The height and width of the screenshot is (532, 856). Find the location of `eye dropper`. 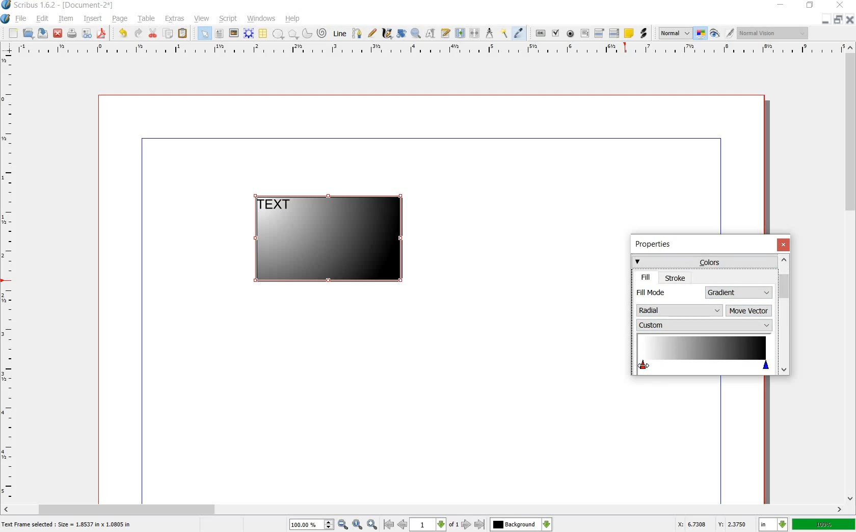

eye dropper is located at coordinates (519, 34).